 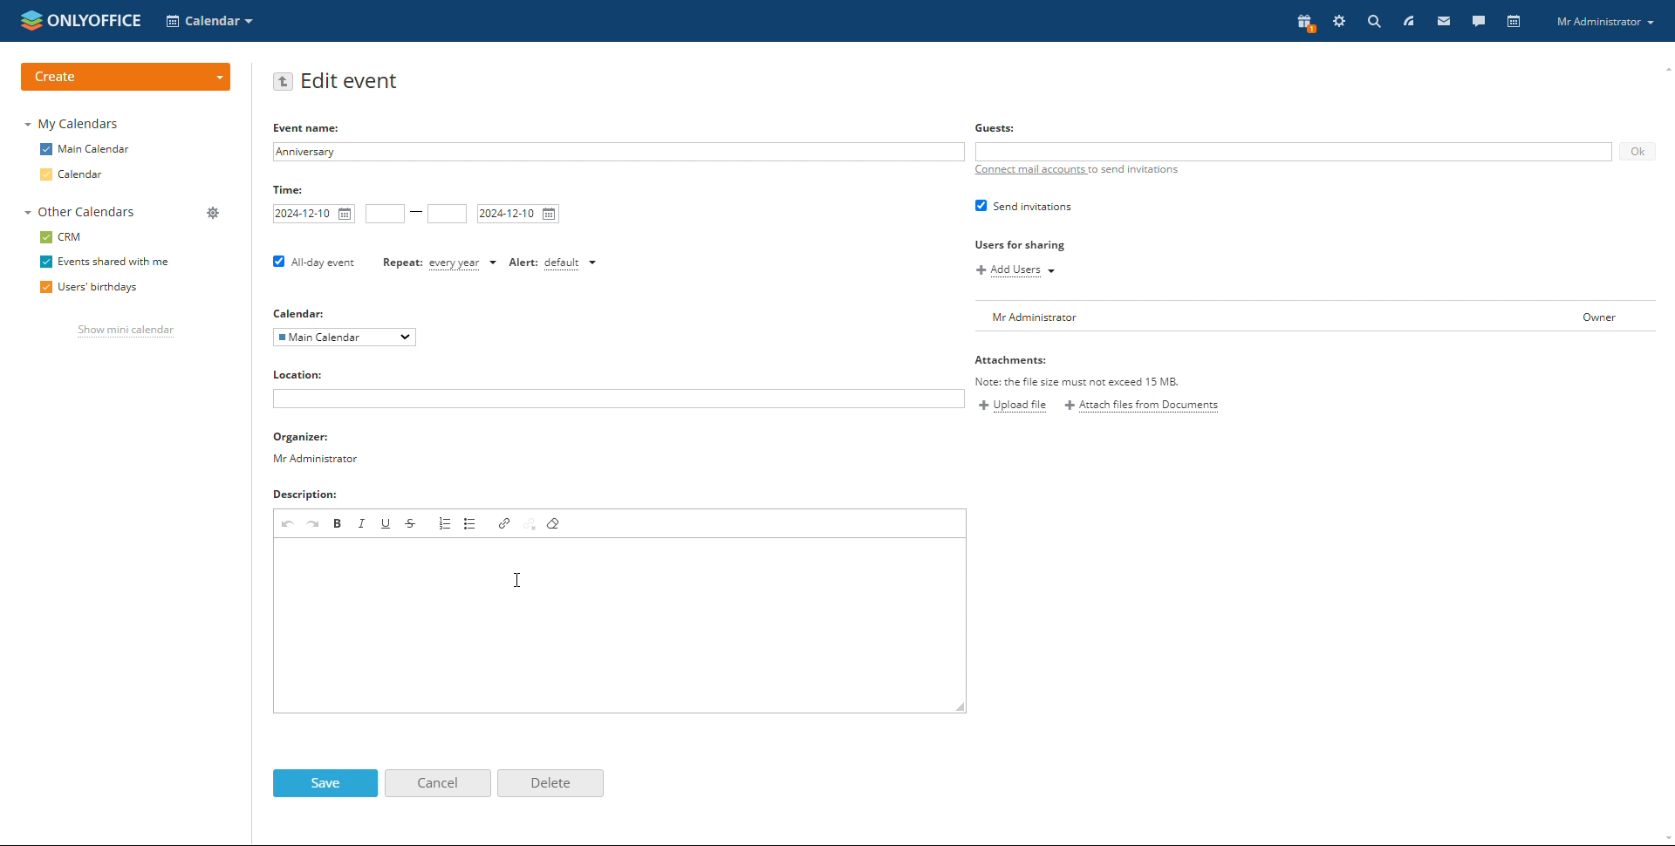 What do you see at coordinates (961, 706) in the screenshot?
I see `resize` at bounding box center [961, 706].